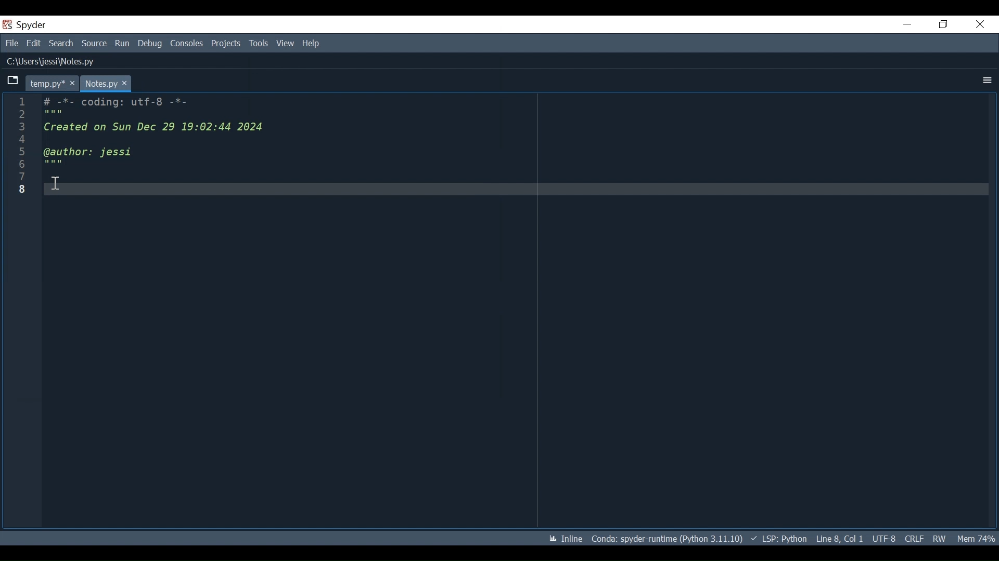 This screenshot has width=999, height=561. Describe the element at coordinates (839, 539) in the screenshot. I see `Cursor Position` at that location.